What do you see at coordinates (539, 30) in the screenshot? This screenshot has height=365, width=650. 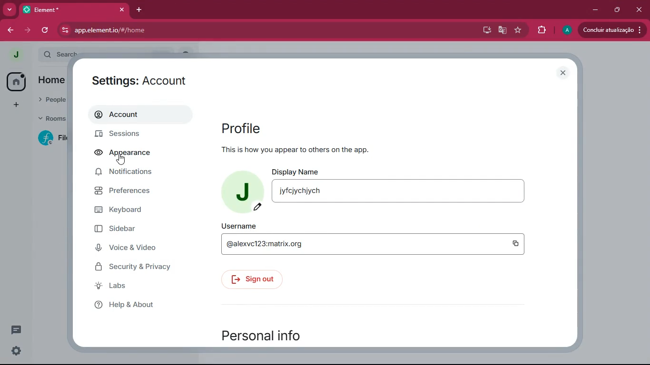 I see `extensions` at bounding box center [539, 30].